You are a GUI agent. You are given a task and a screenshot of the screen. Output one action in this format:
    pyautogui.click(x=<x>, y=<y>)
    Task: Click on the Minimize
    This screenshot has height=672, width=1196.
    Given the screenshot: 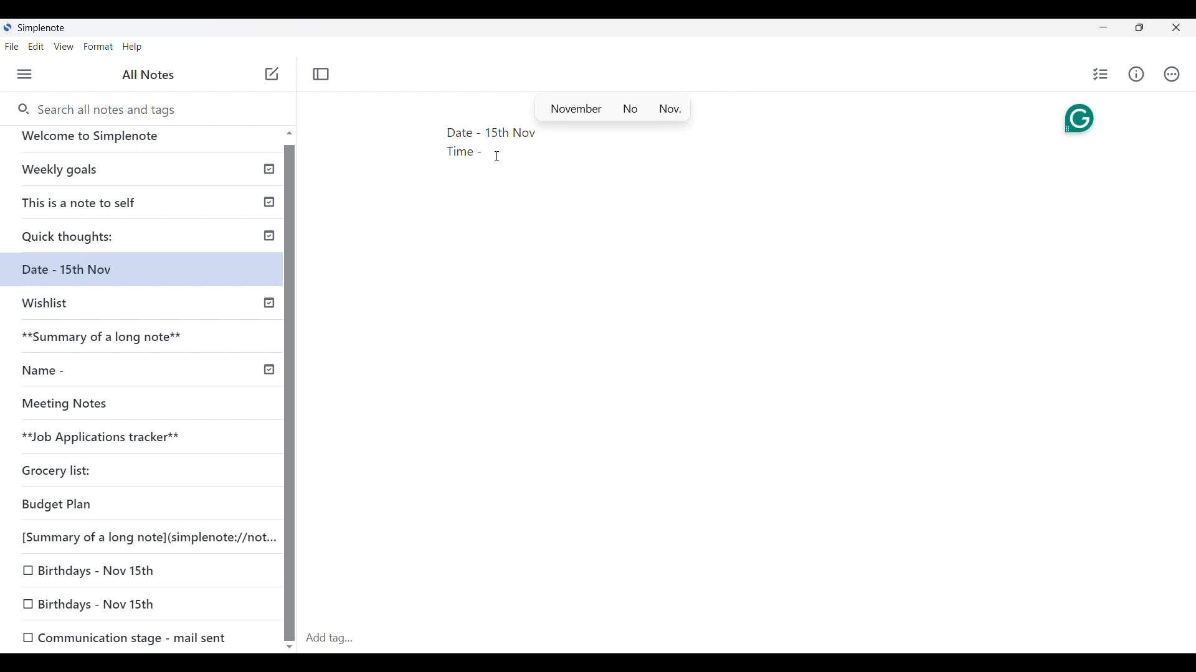 What is the action you would take?
    pyautogui.click(x=1103, y=27)
    